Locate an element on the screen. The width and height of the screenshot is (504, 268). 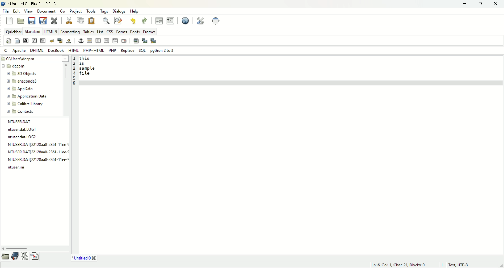
non breaking space is located at coordinates (69, 41).